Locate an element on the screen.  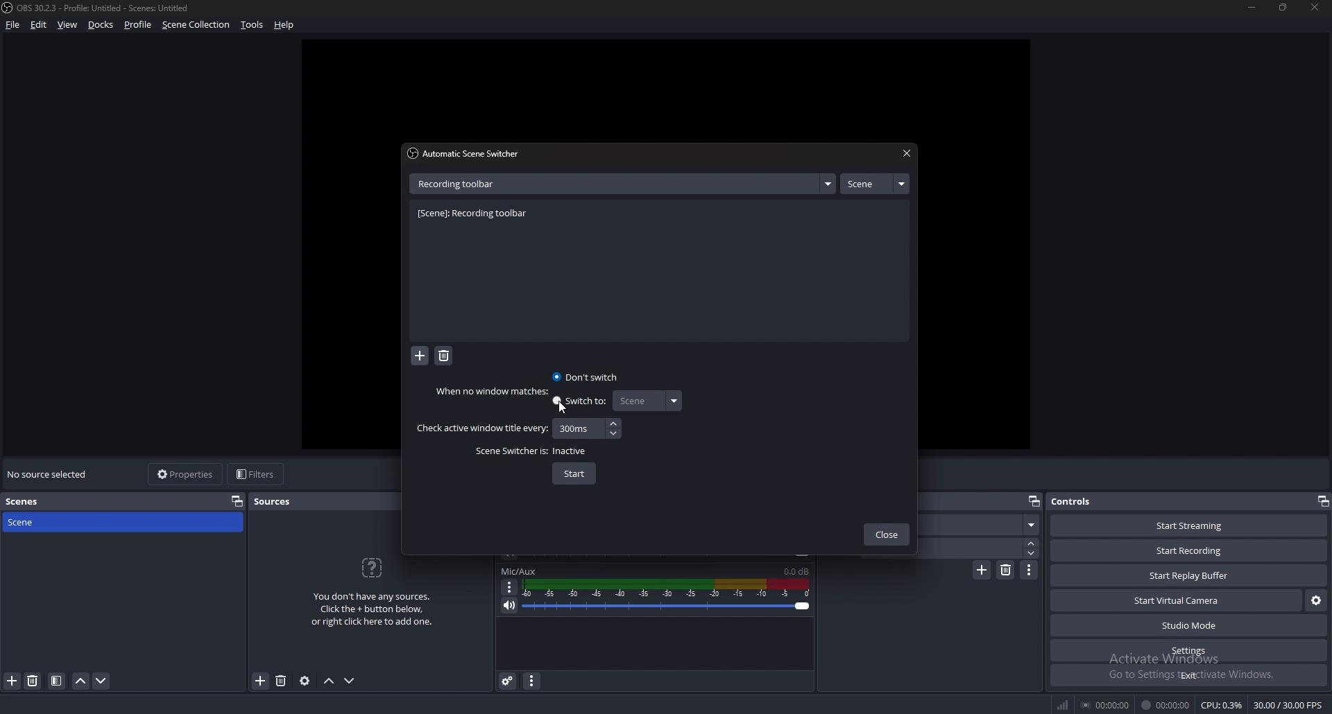
check active window title every is located at coordinates (481, 428).